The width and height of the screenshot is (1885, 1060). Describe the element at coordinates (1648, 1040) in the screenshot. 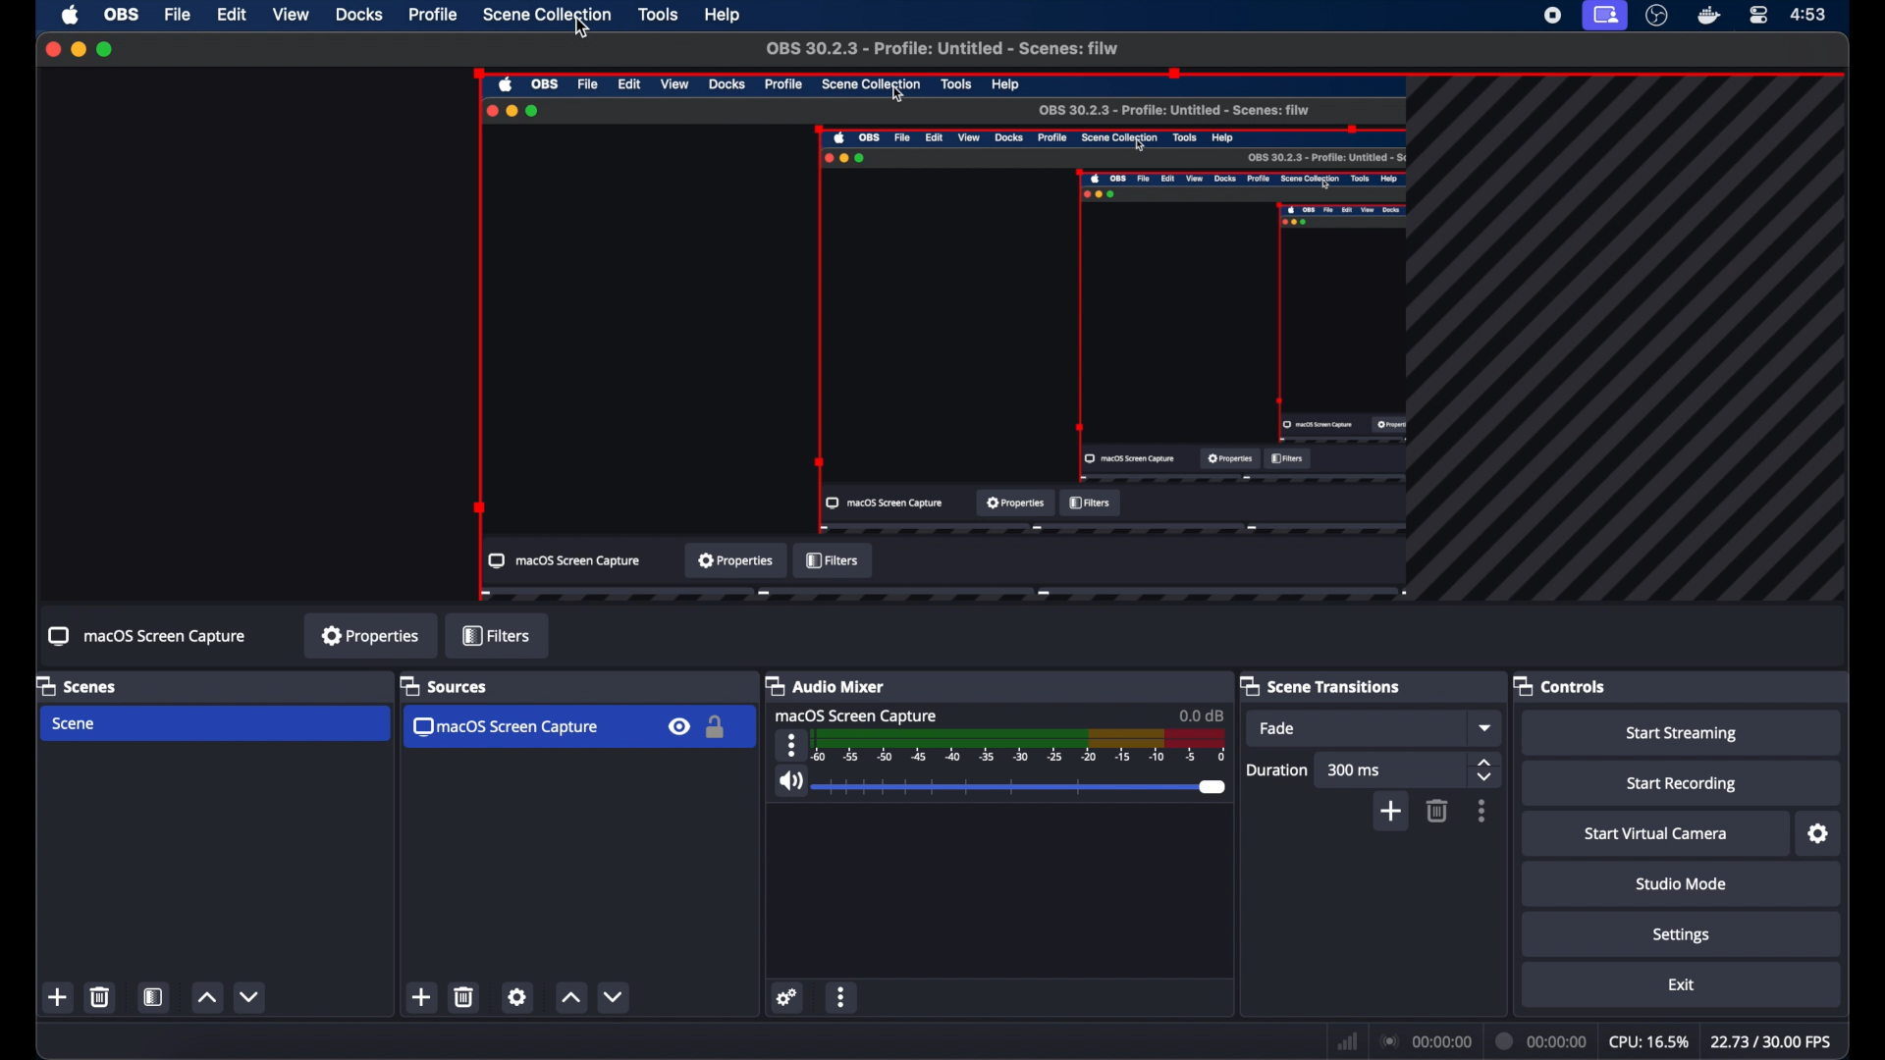

I see `cpu` at that location.